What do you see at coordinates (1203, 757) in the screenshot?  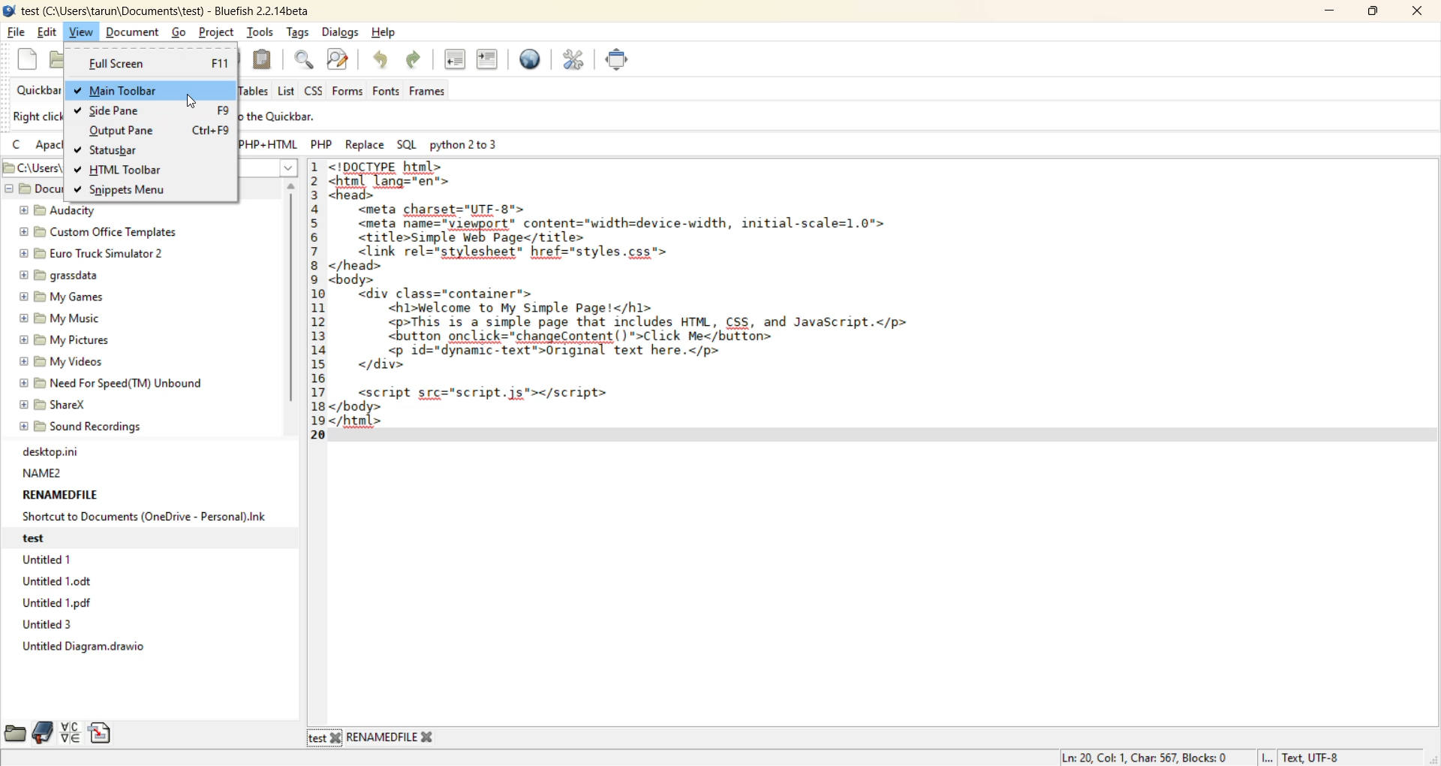 I see `metadata` at bounding box center [1203, 757].